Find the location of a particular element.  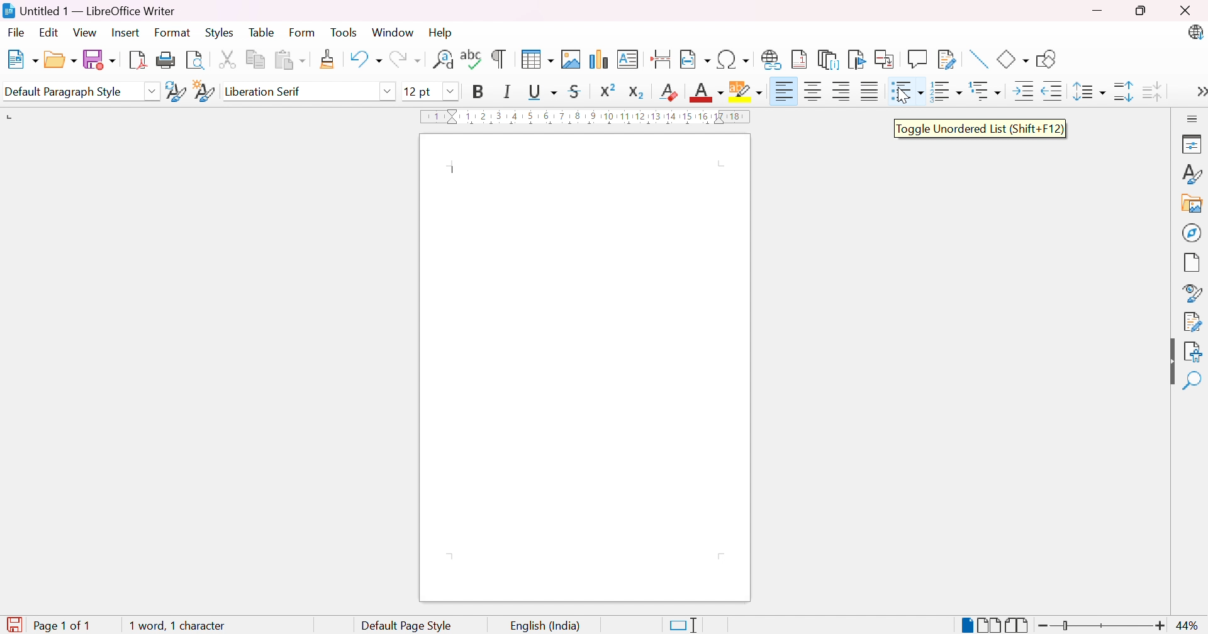

Window is located at coordinates (393, 33).